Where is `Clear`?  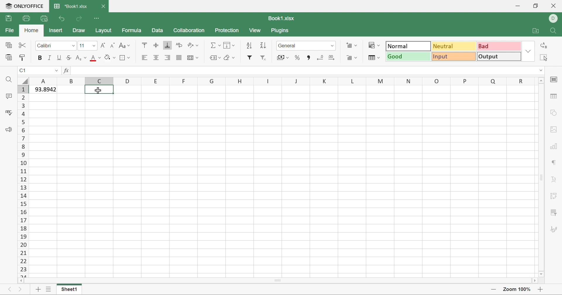 Clear is located at coordinates (229, 58).